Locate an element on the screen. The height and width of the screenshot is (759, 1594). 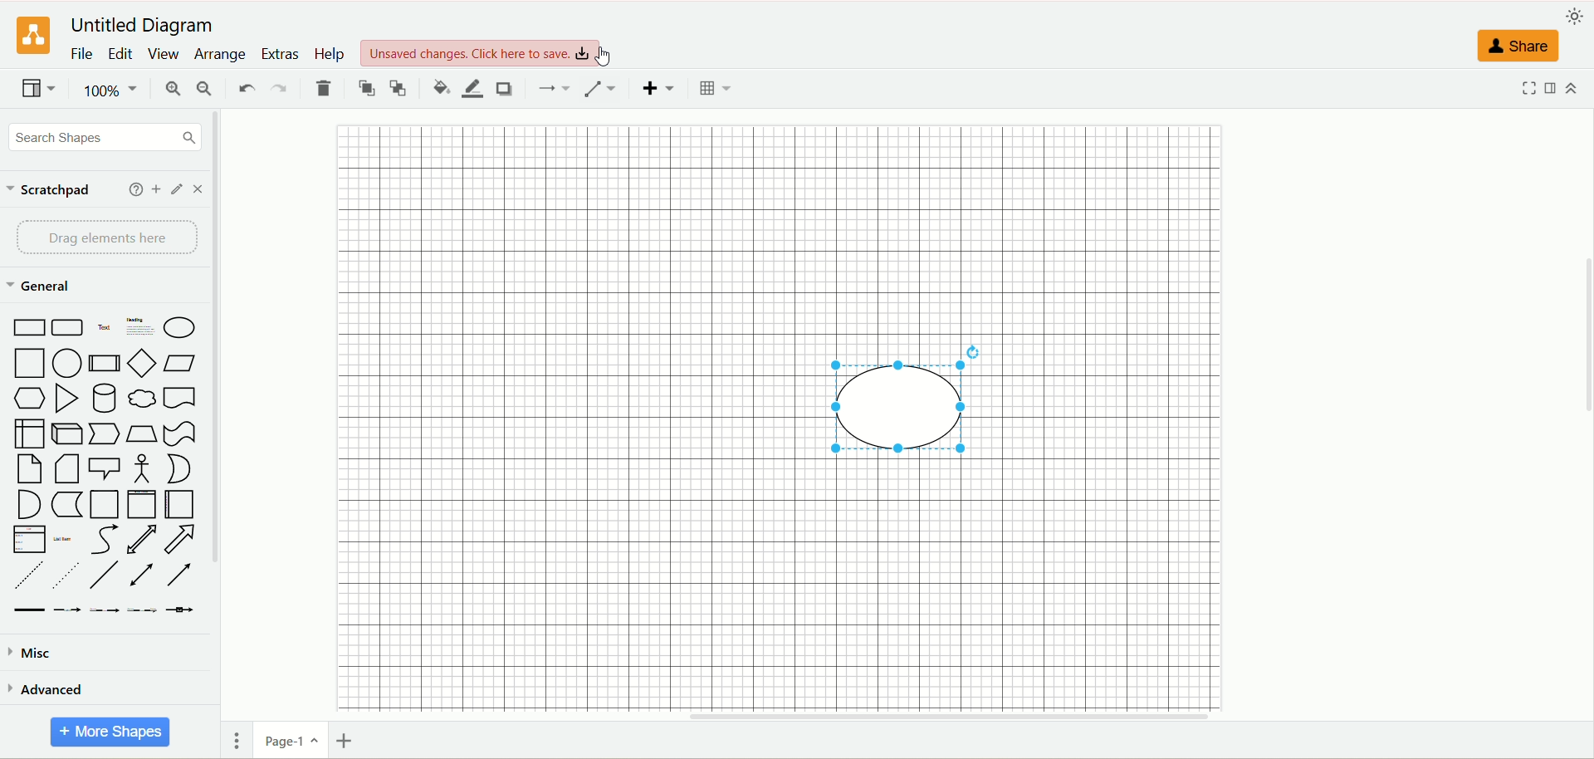
fill color is located at coordinates (439, 88).